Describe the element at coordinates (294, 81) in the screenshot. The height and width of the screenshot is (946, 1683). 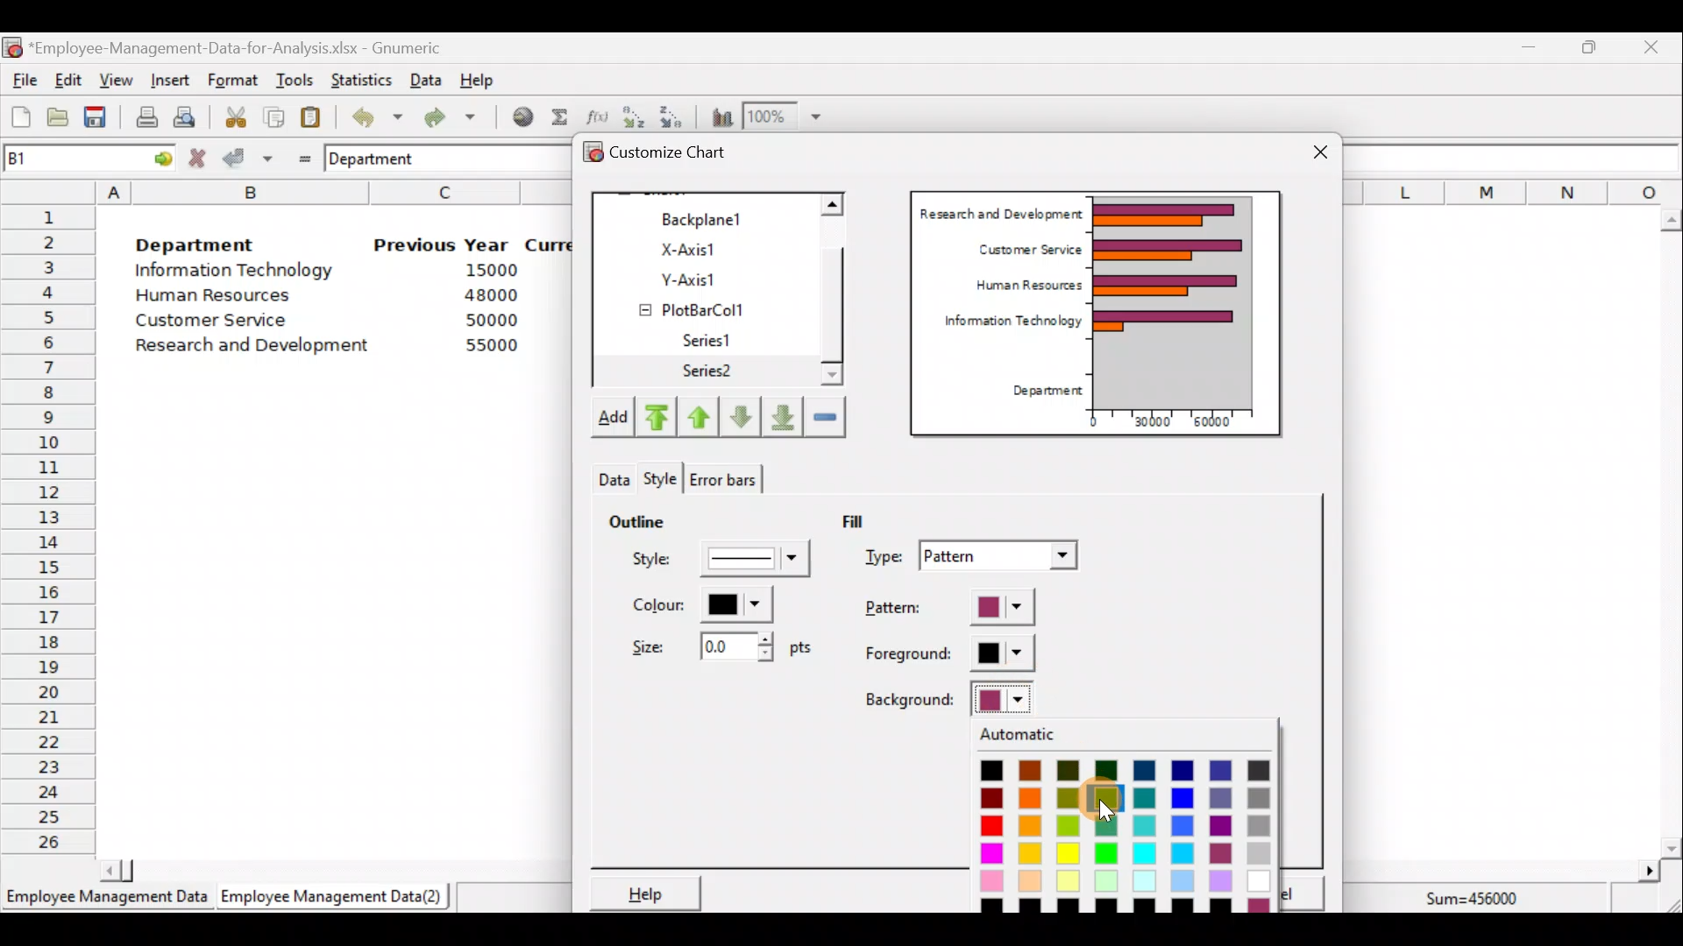
I see `Tools` at that location.